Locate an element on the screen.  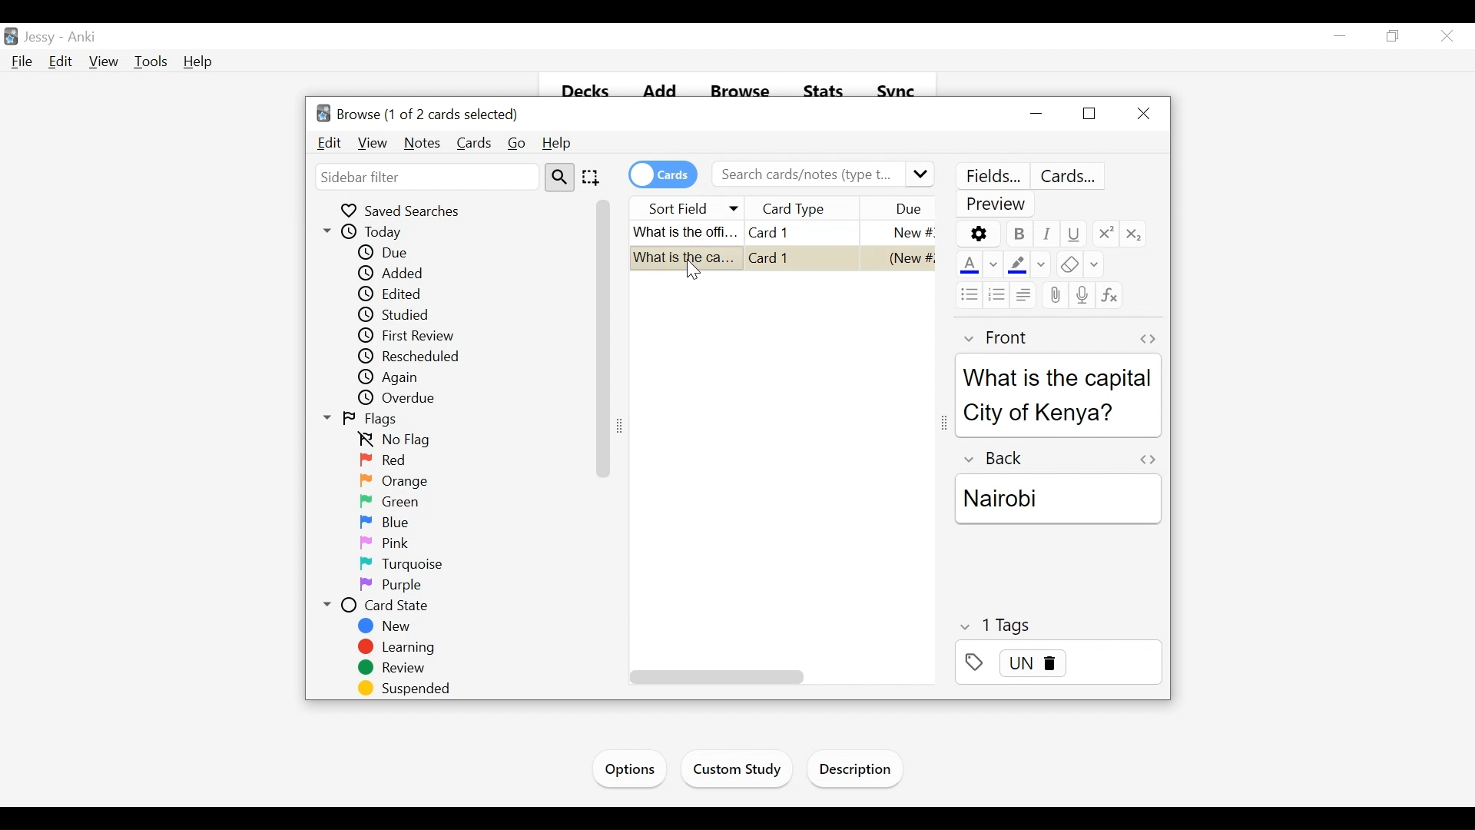
Unordered list is located at coordinates (967, 294).